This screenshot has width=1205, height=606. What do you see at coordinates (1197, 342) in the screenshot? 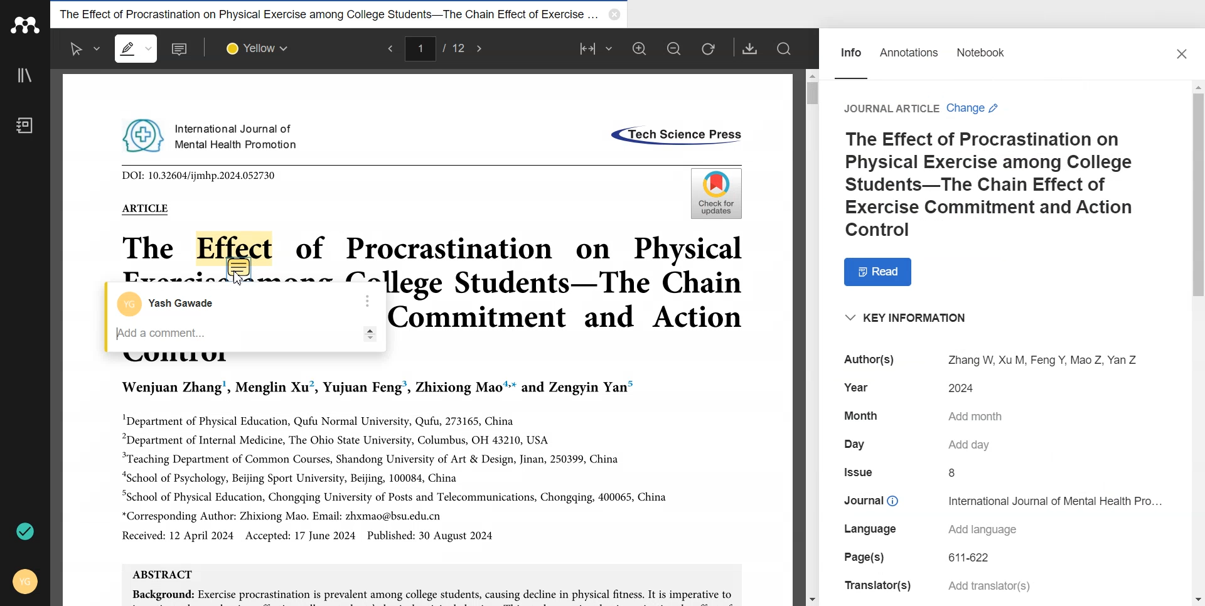
I see `Vertical scroll bar` at bounding box center [1197, 342].